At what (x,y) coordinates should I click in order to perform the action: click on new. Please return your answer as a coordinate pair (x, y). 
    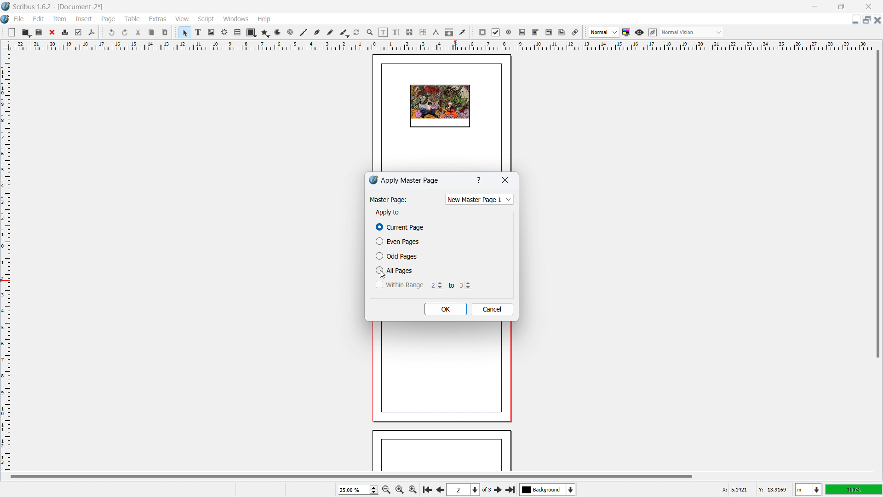
    Looking at the image, I should click on (12, 32).